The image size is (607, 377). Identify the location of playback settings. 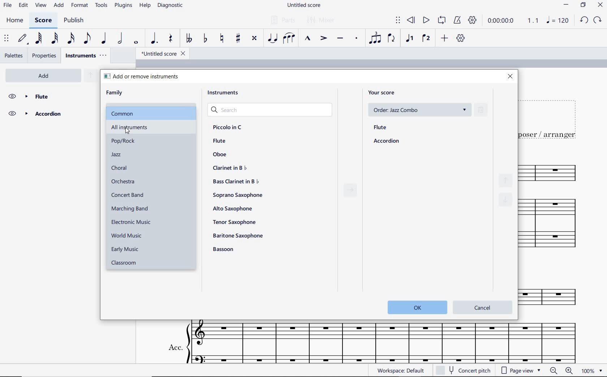
(472, 21).